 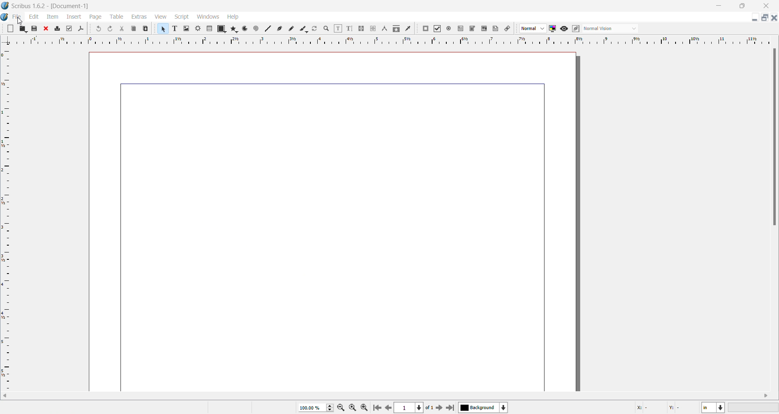 What do you see at coordinates (483, 29) in the screenshot?
I see `icon` at bounding box center [483, 29].